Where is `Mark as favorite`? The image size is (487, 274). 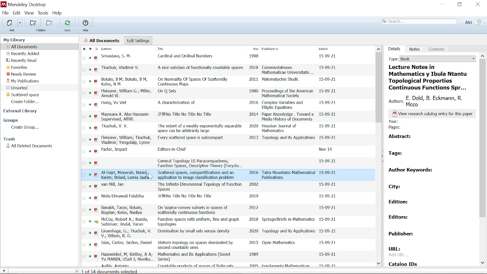 Mark as favorite is located at coordinates (83, 49).